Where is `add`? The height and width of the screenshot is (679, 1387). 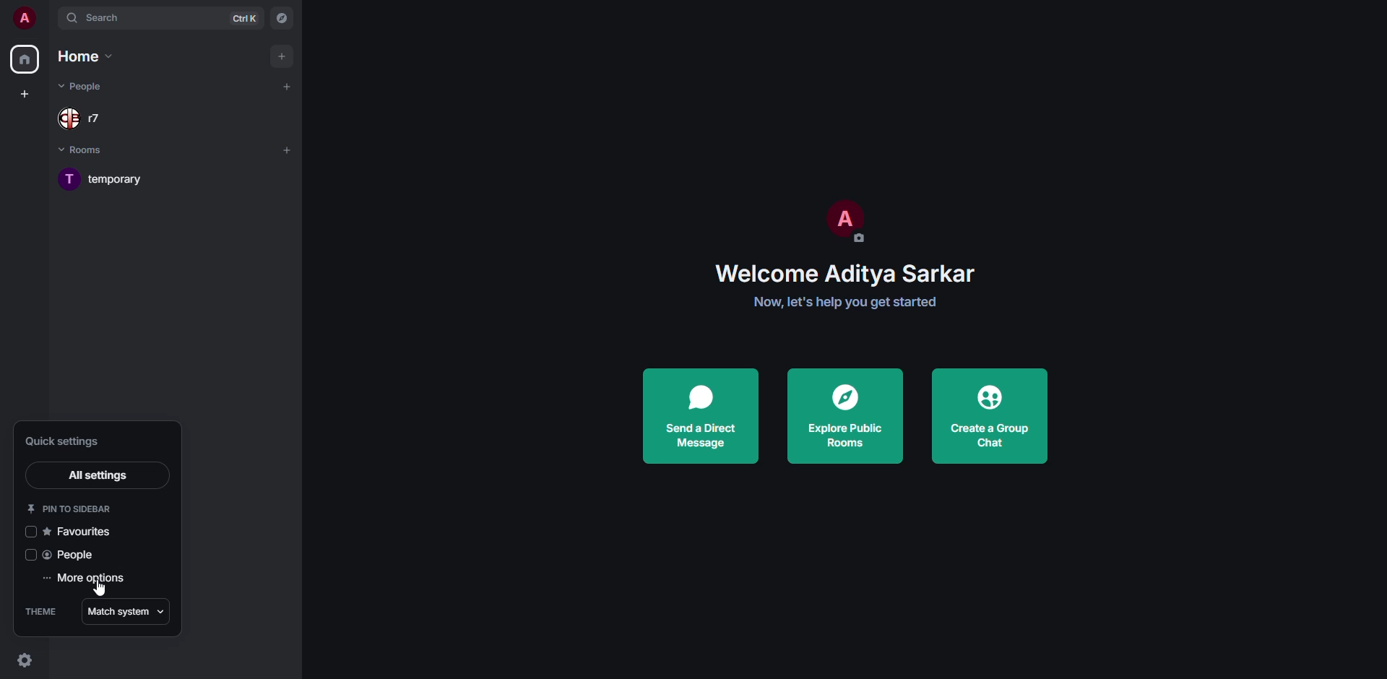 add is located at coordinates (282, 54).